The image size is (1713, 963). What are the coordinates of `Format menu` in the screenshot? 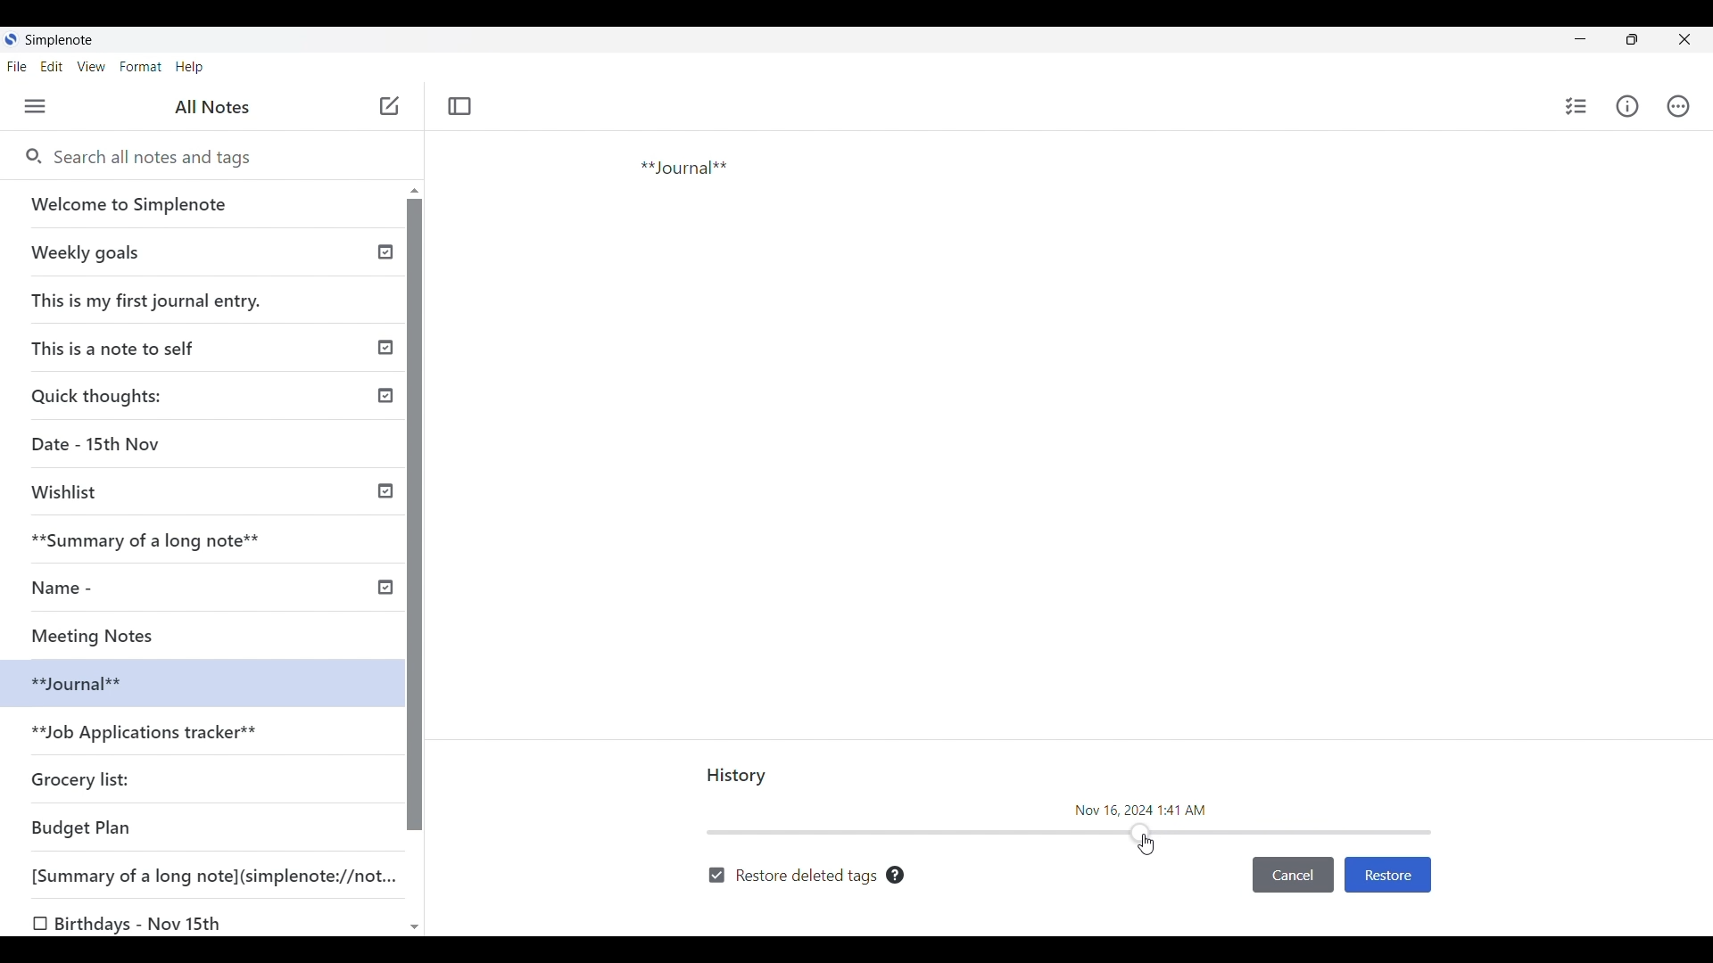 It's located at (142, 67).